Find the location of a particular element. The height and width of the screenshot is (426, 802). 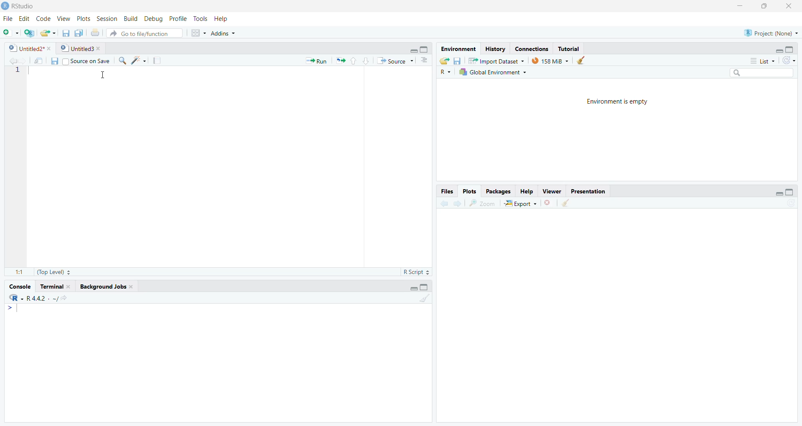

Background Jobs is located at coordinates (114, 287).